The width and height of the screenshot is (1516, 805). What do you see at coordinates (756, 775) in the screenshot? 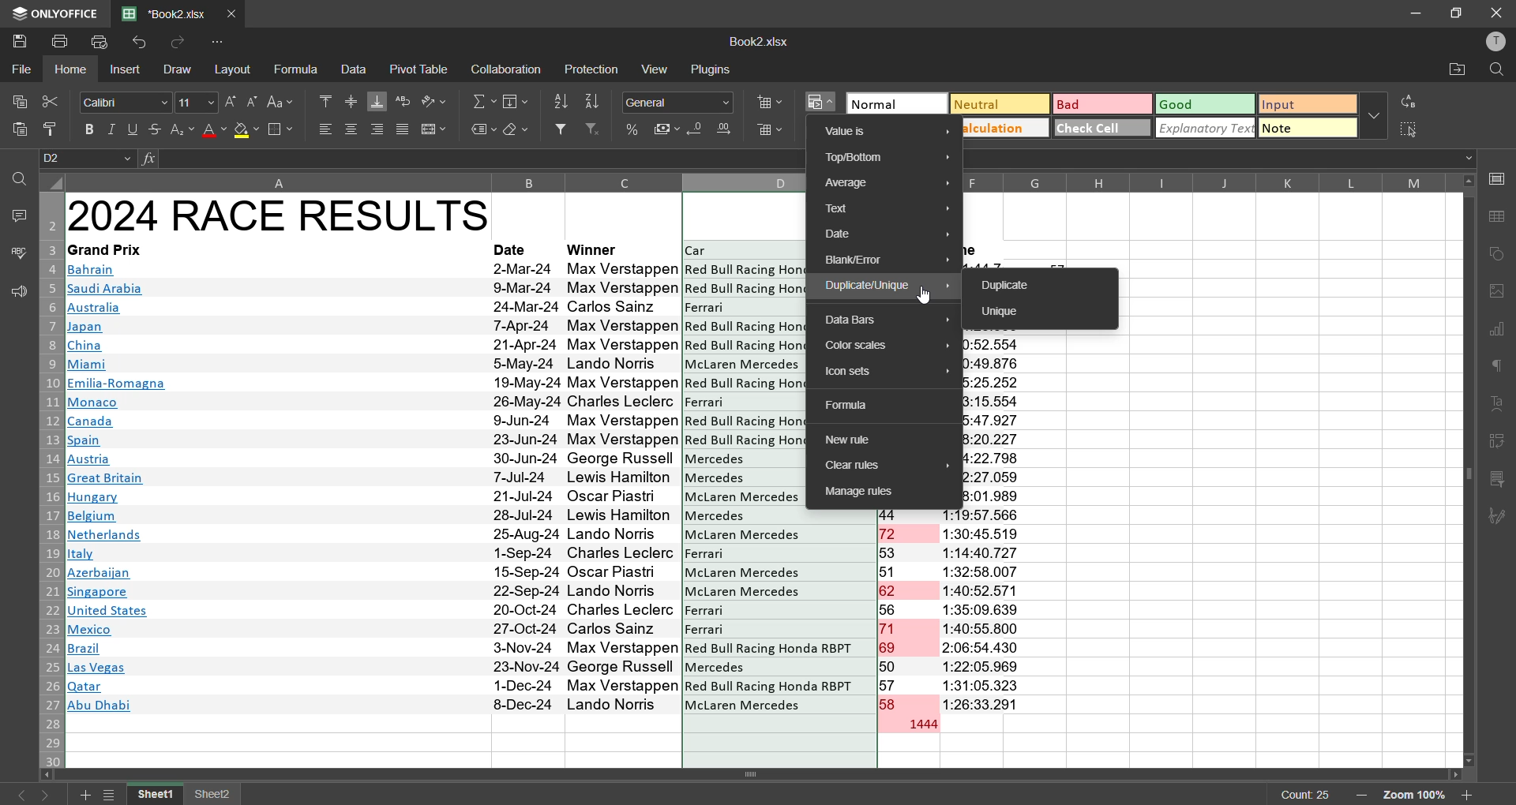
I see `scrollbar` at bounding box center [756, 775].